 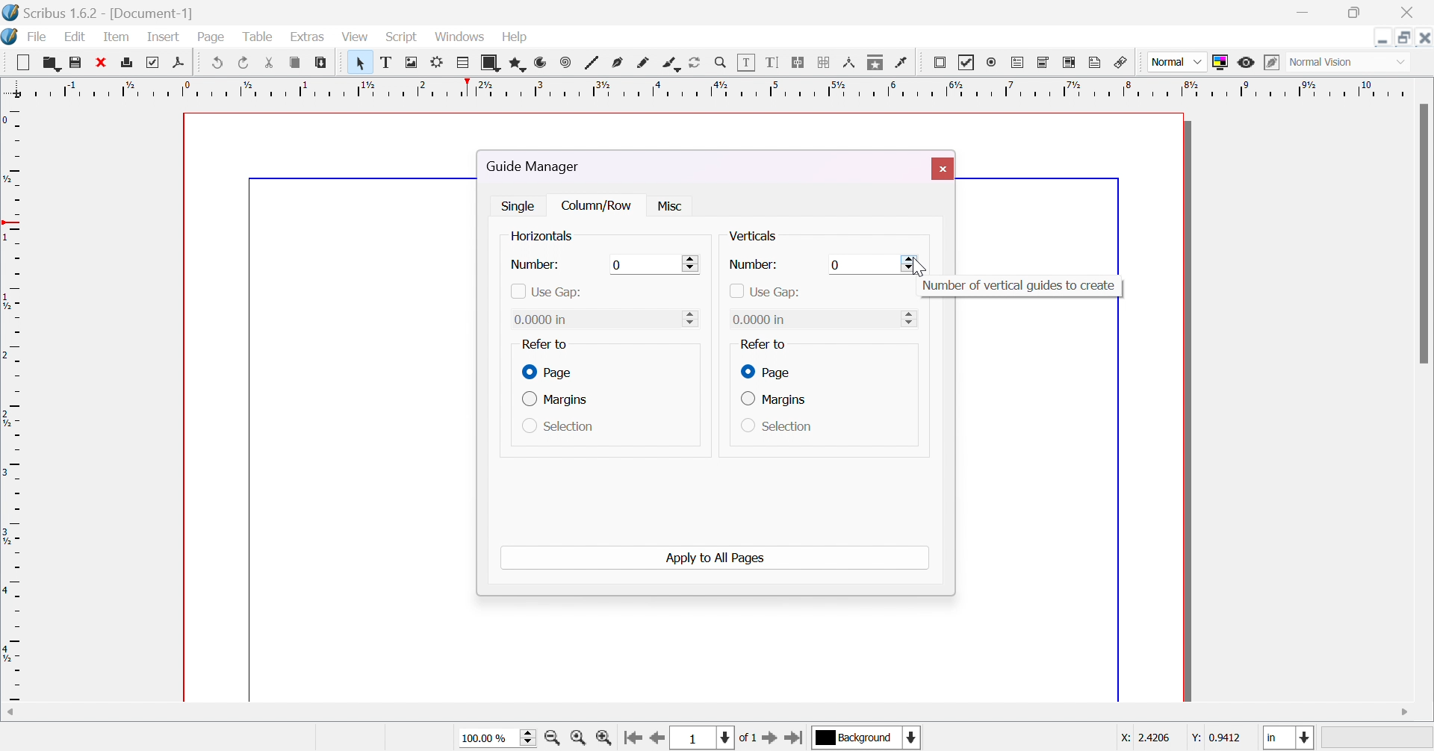 I want to click on select current layer, so click(x=912, y=737).